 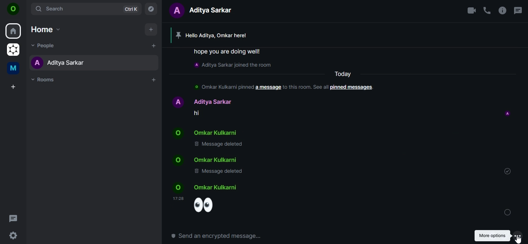 What do you see at coordinates (502, 10) in the screenshot?
I see `room info` at bounding box center [502, 10].